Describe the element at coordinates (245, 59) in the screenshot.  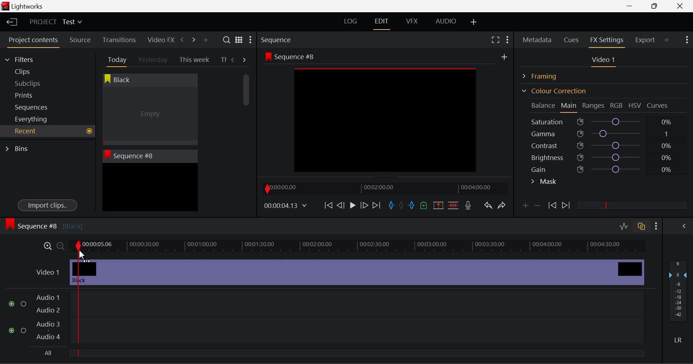
I see `Next Tab` at that location.